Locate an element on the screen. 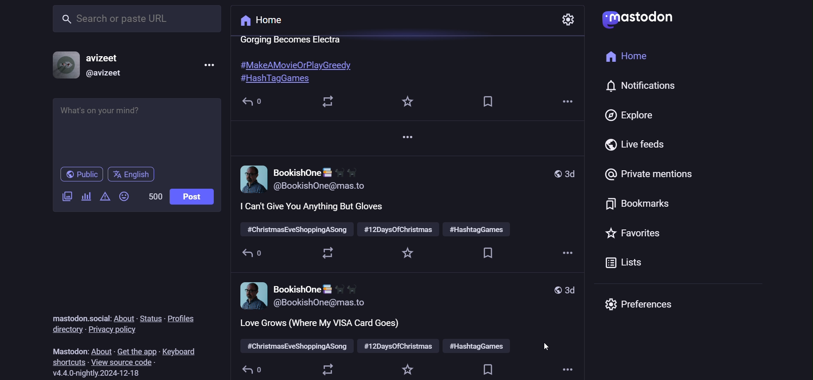 This screenshot has height=380, width=813. home is located at coordinates (625, 57).